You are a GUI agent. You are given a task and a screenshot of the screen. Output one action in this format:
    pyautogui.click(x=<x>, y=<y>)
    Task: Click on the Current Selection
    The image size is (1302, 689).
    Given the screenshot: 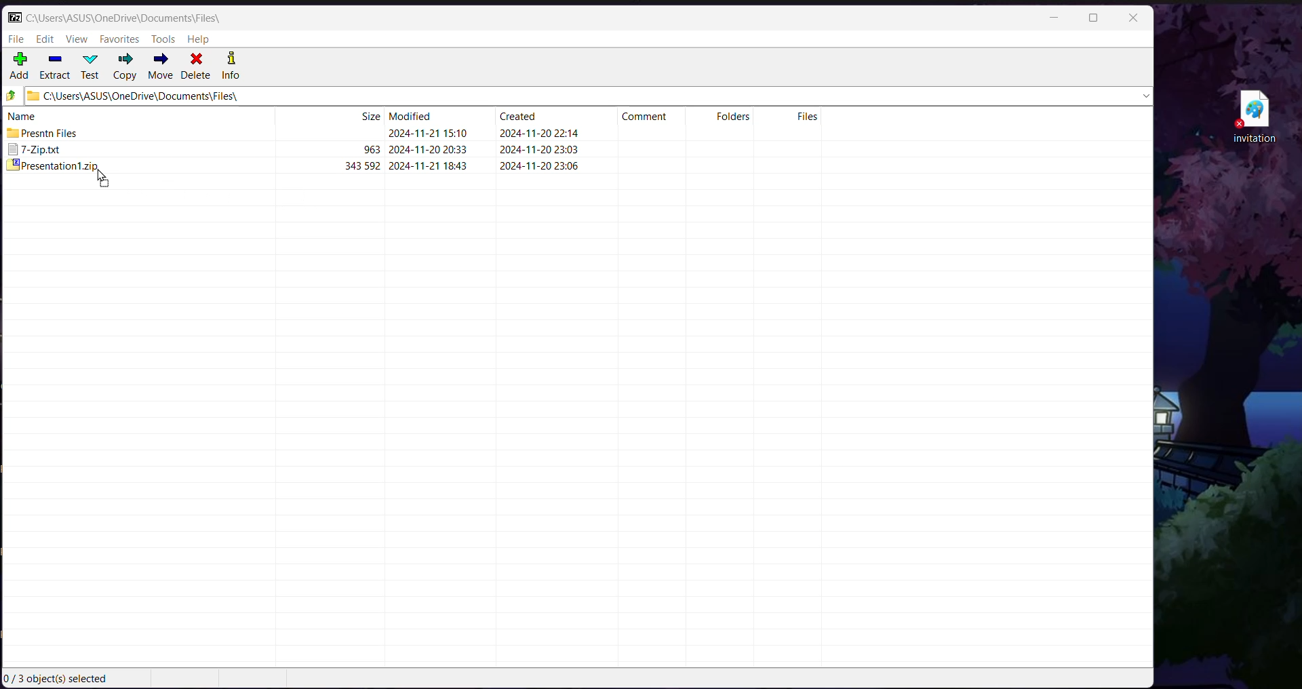 What is the action you would take?
    pyautogui.click(x=60, y=679)
    